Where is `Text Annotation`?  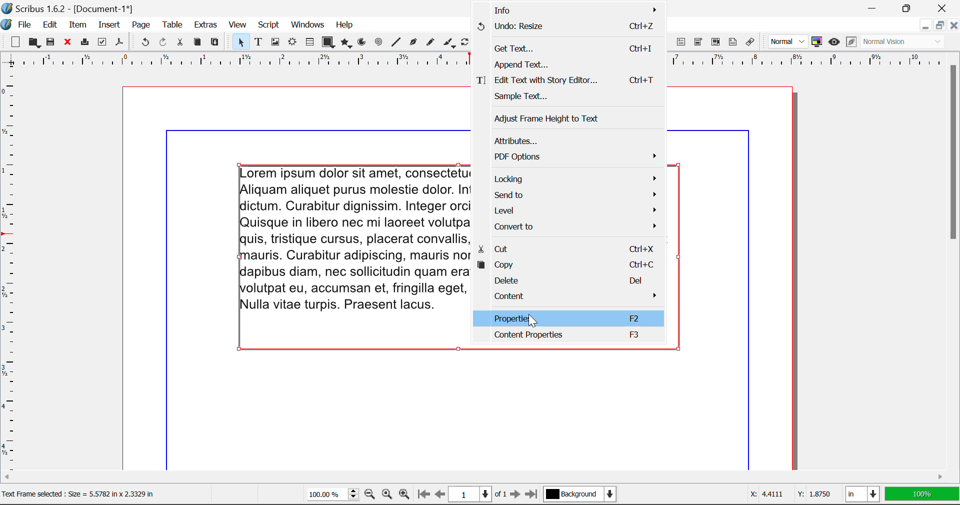
Text Annotation is located at coordinates (734, 42).